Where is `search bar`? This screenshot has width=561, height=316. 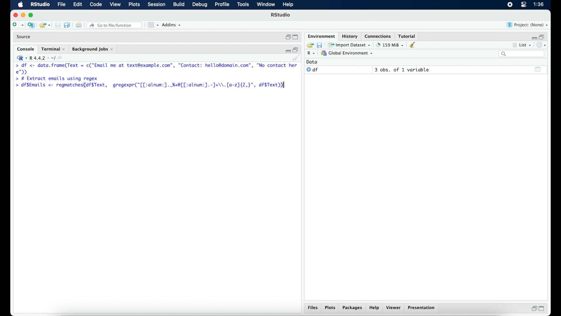
search bar is located at coordinates (522, 54).